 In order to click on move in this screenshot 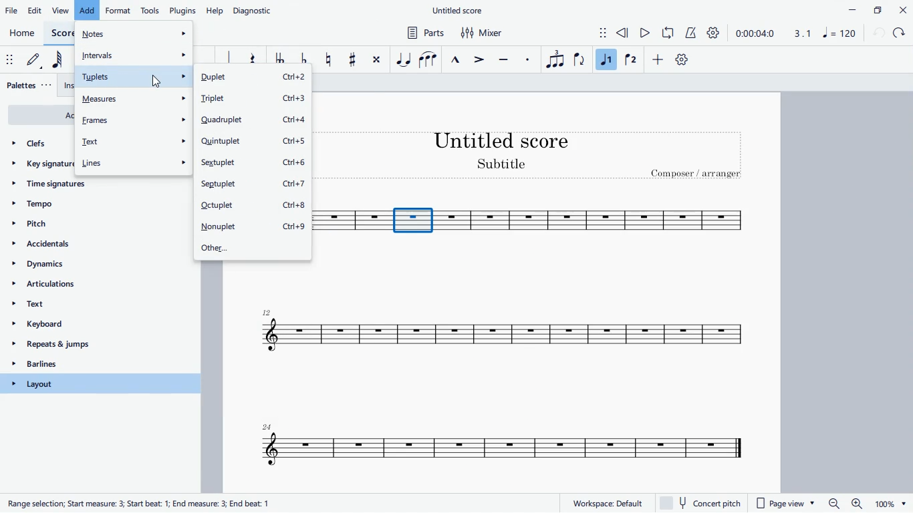, I will do `click(9, 59)`.